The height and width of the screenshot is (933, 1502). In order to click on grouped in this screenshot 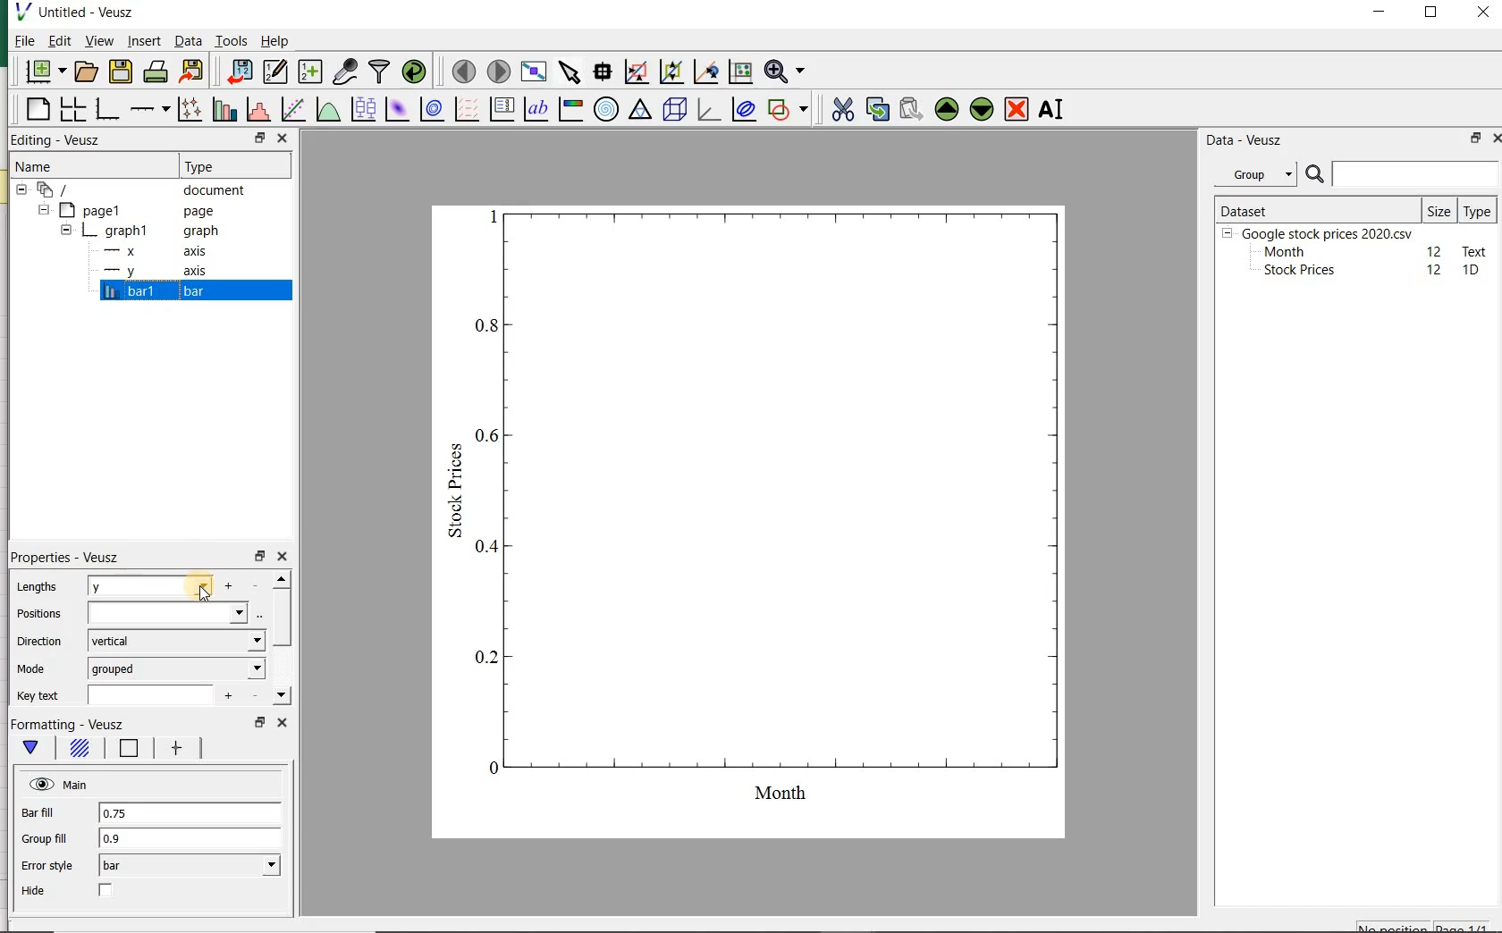, I will do `click(177, 668)`.